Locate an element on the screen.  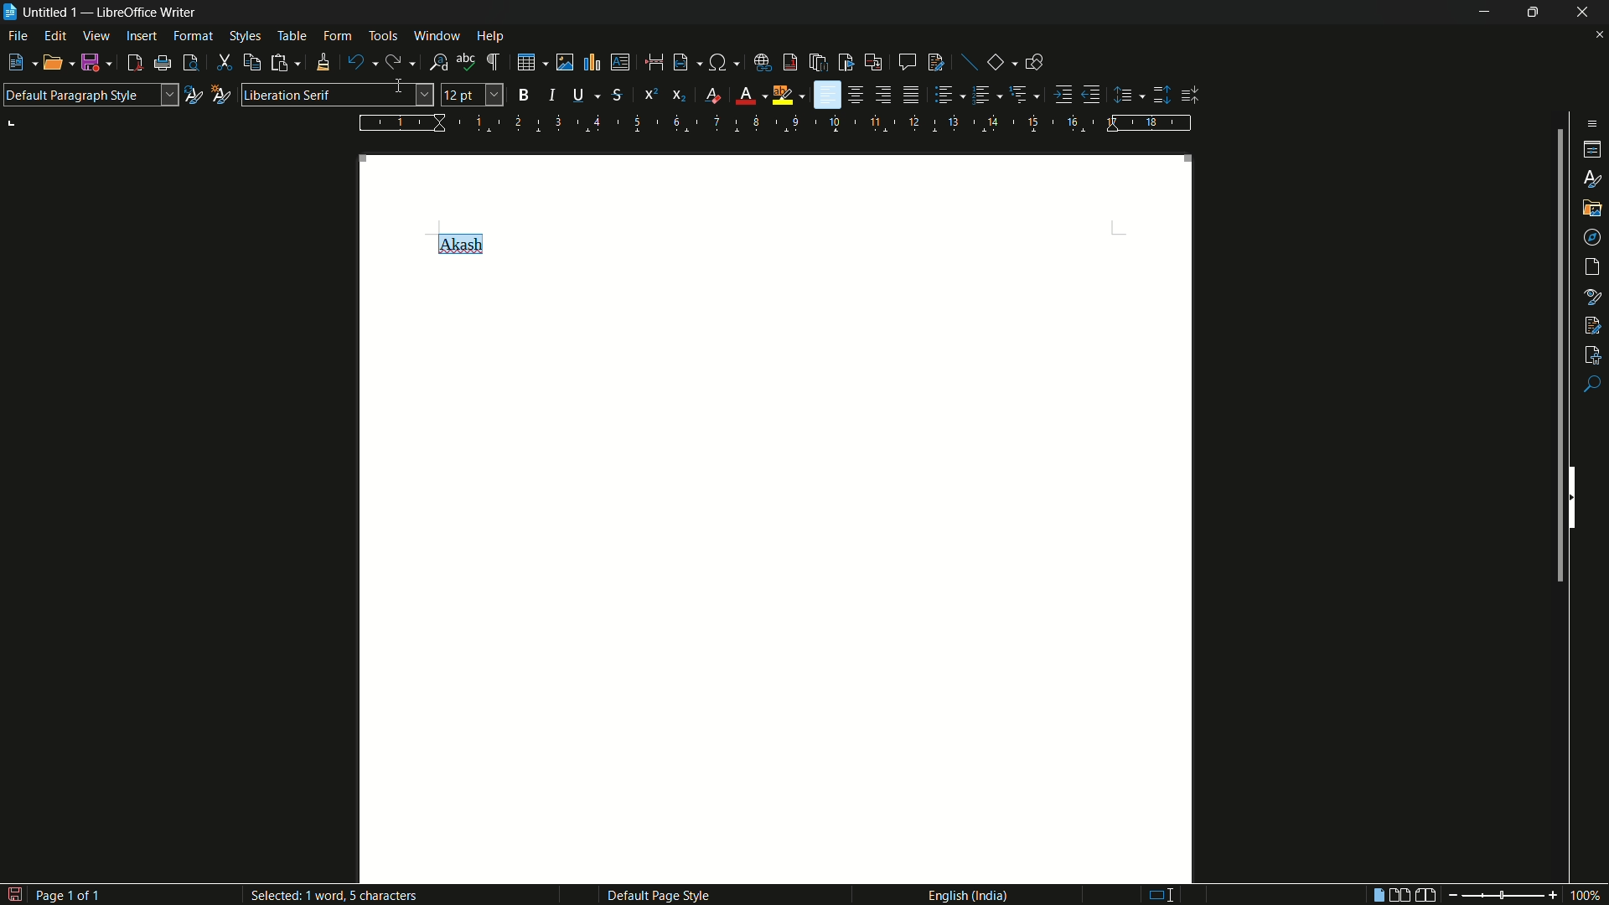
underline is located at coordinates (578, 94).